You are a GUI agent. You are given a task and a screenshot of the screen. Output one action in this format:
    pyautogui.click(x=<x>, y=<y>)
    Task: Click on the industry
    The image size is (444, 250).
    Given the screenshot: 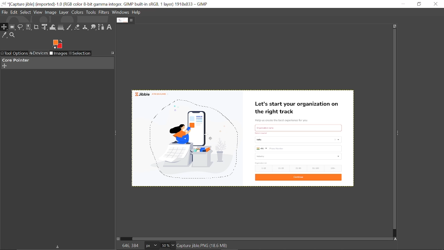 What is the action you would take?
    pyautogui.click(x=299, y=156)
    